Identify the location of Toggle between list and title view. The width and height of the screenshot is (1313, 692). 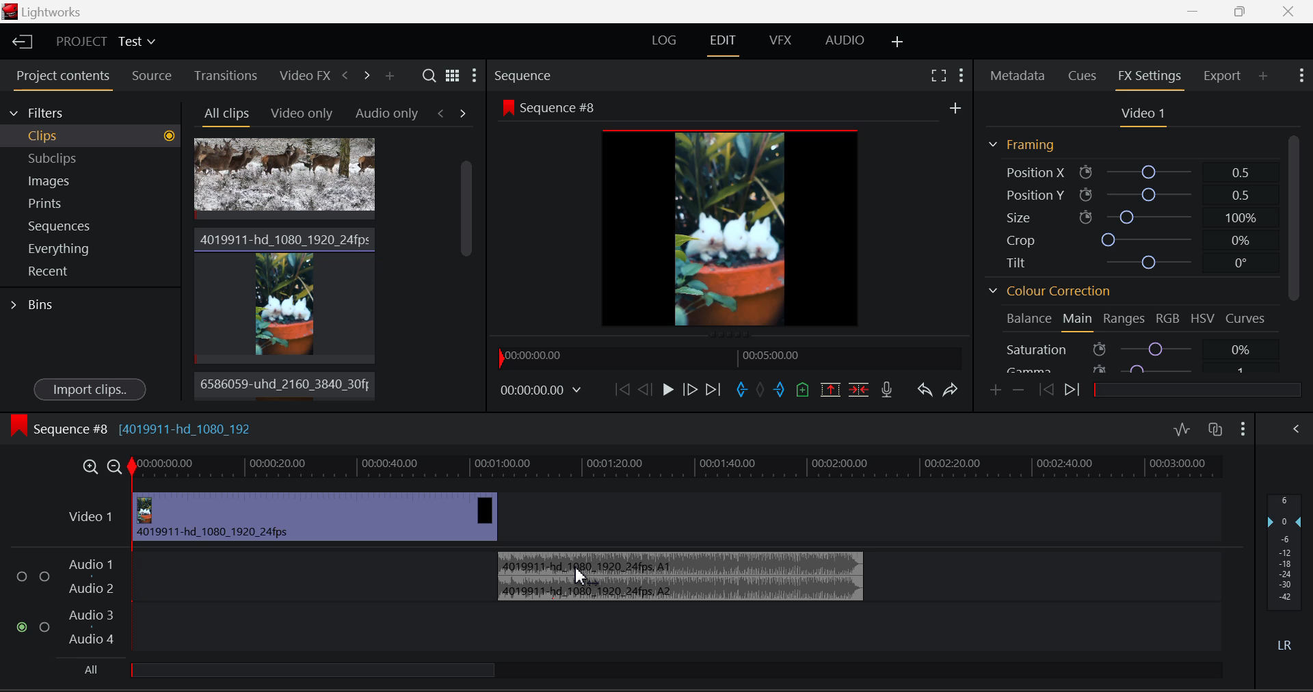
(453, 75).